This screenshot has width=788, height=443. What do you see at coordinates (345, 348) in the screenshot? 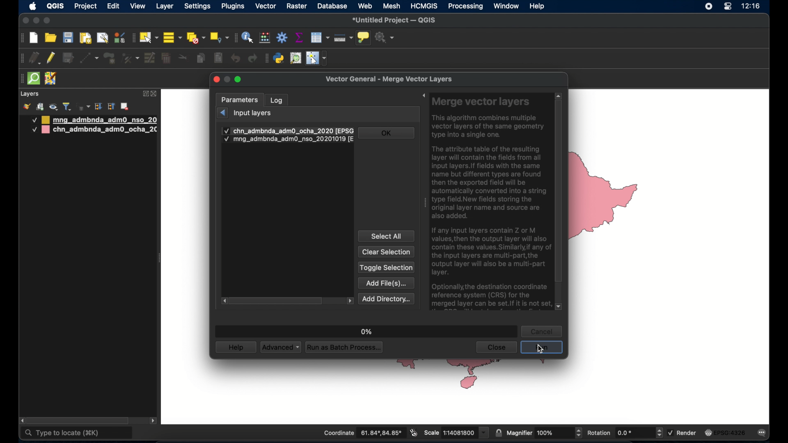
I see `run as batch process` at bounding box center [345, 348].